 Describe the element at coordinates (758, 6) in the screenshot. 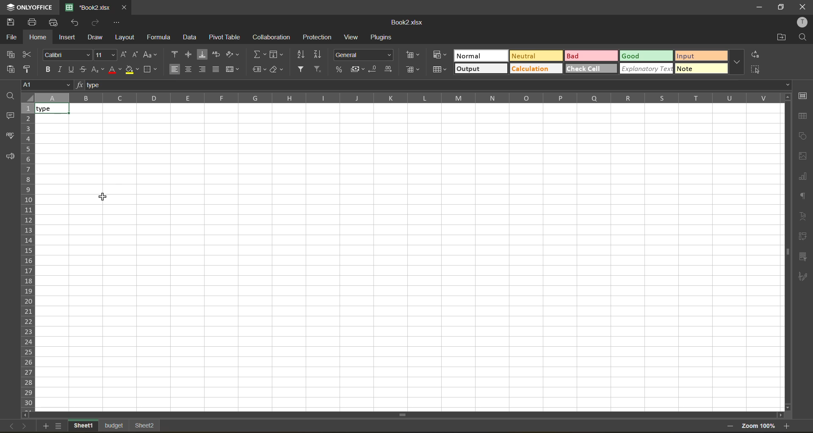

I see `minimize` at that location.